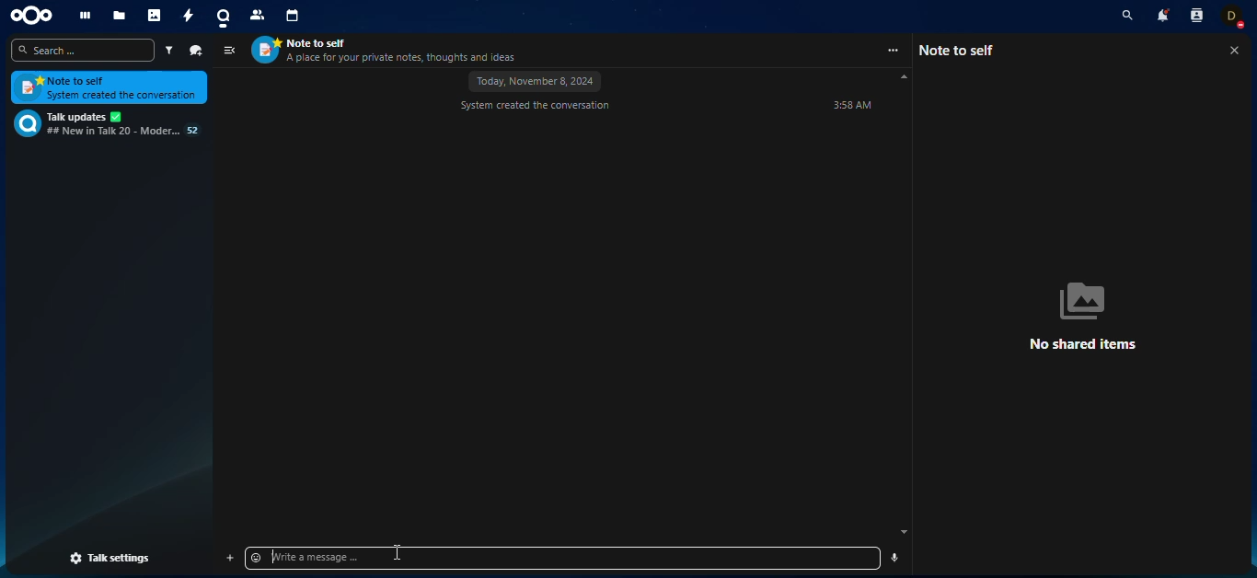 This screenshot has width=1257, height=578. Describe the element at coordinates (536, 82) in the screenshot. I see `november 8, 2024` at that location.